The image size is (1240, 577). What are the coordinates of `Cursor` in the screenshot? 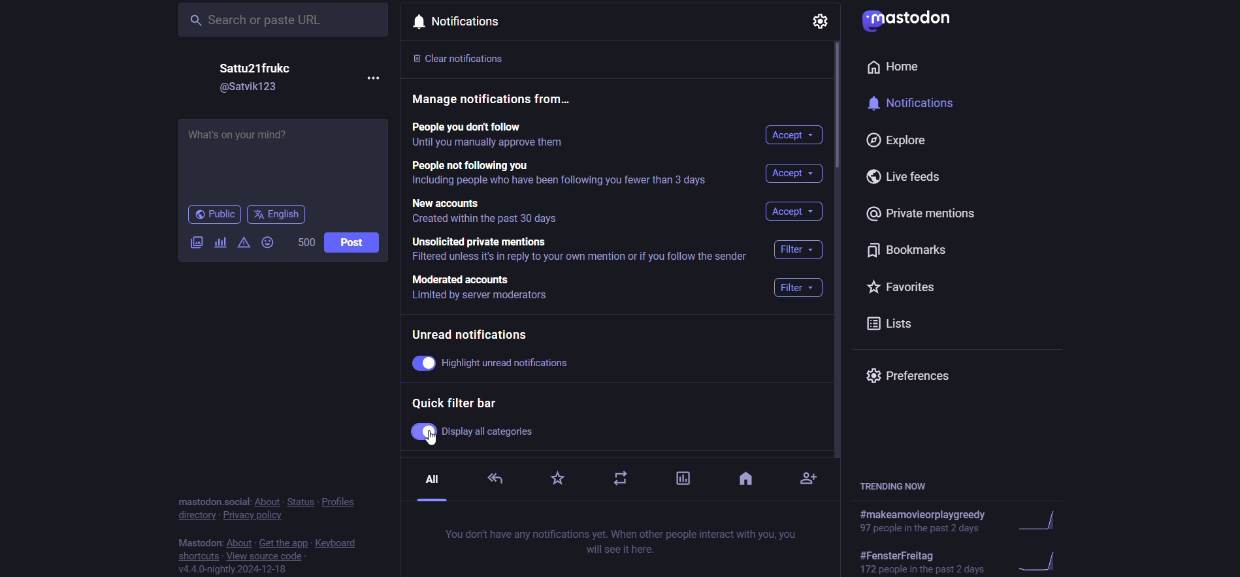 It's located at (433, 441).